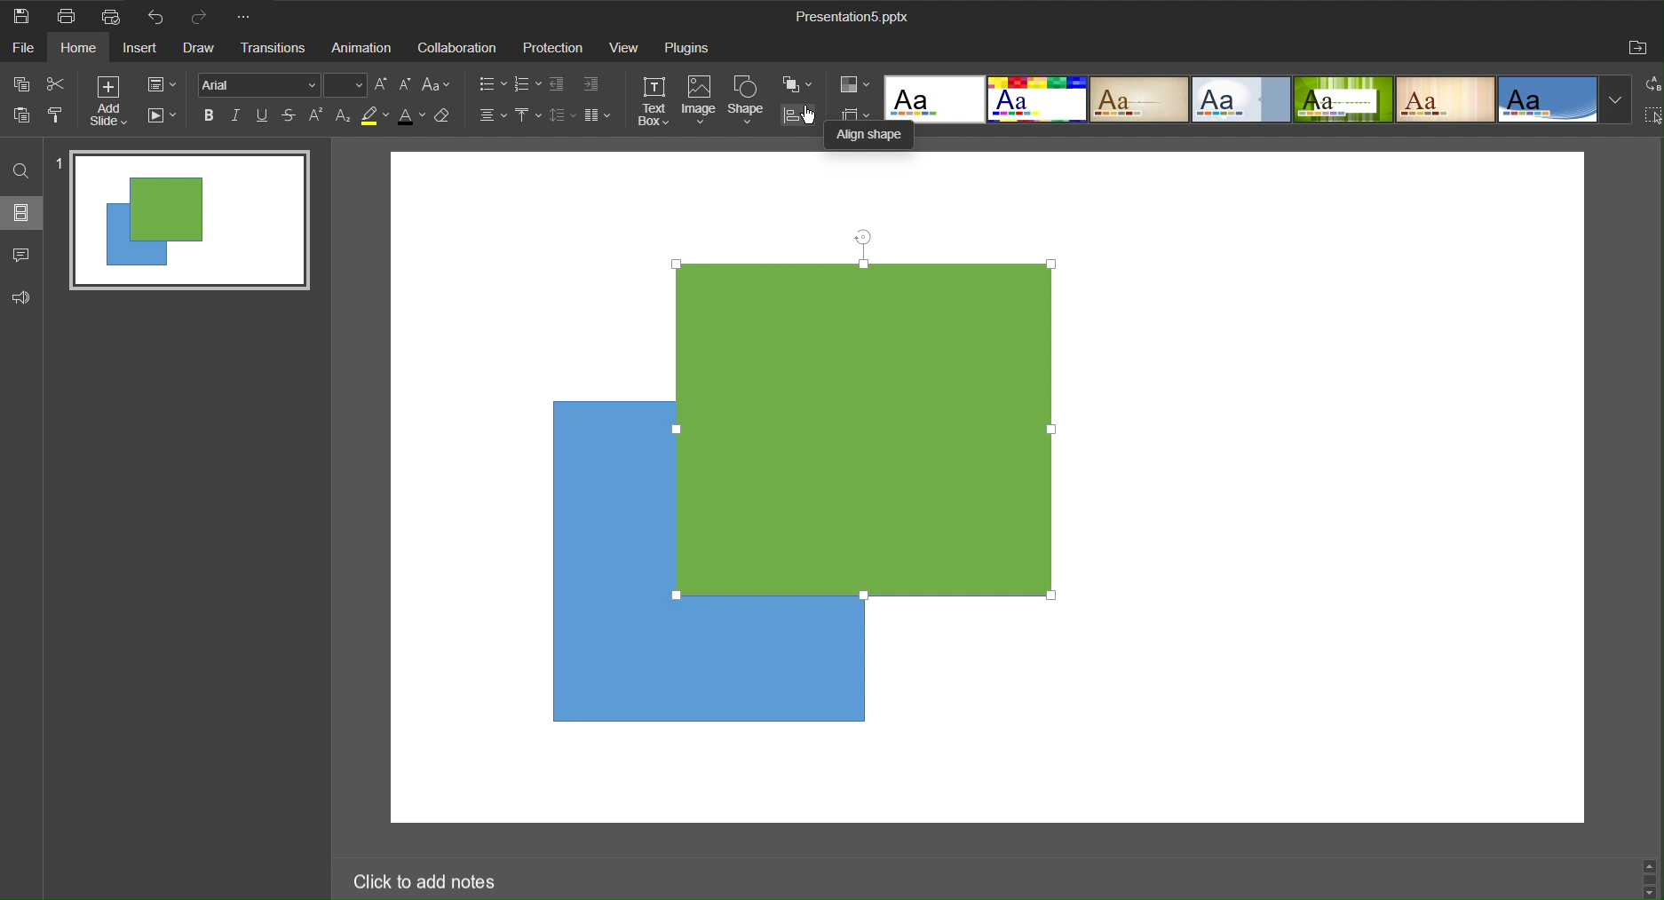 The image size is (1664, 900). What do you see at coordinates (880, 134) in the screenshot?
I see `tool tip` at bounding box center [880, 134].